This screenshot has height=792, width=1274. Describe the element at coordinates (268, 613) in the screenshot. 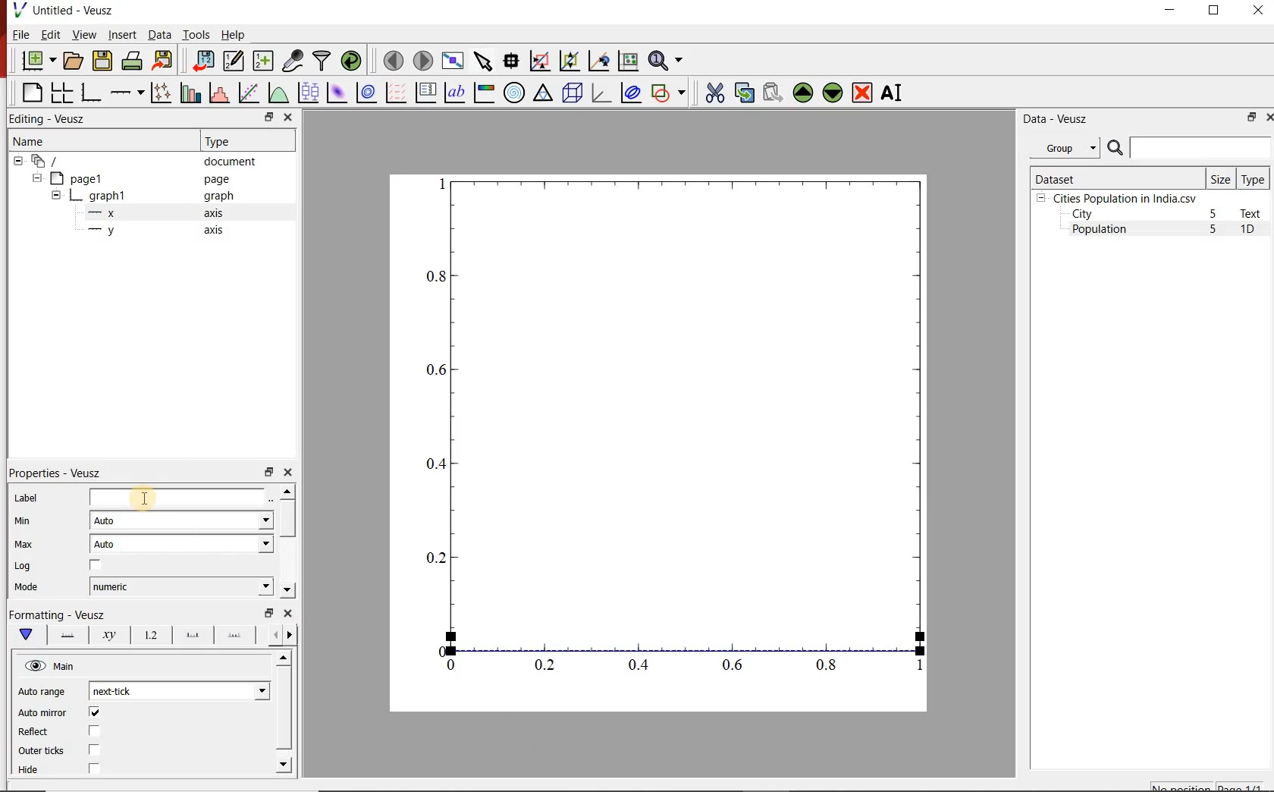

I see `restore` at that location.